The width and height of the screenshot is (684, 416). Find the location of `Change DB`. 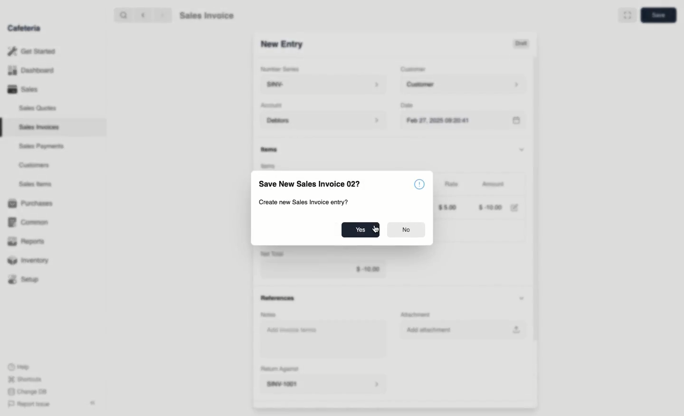

Change DB is located at coordinates (29, 391).